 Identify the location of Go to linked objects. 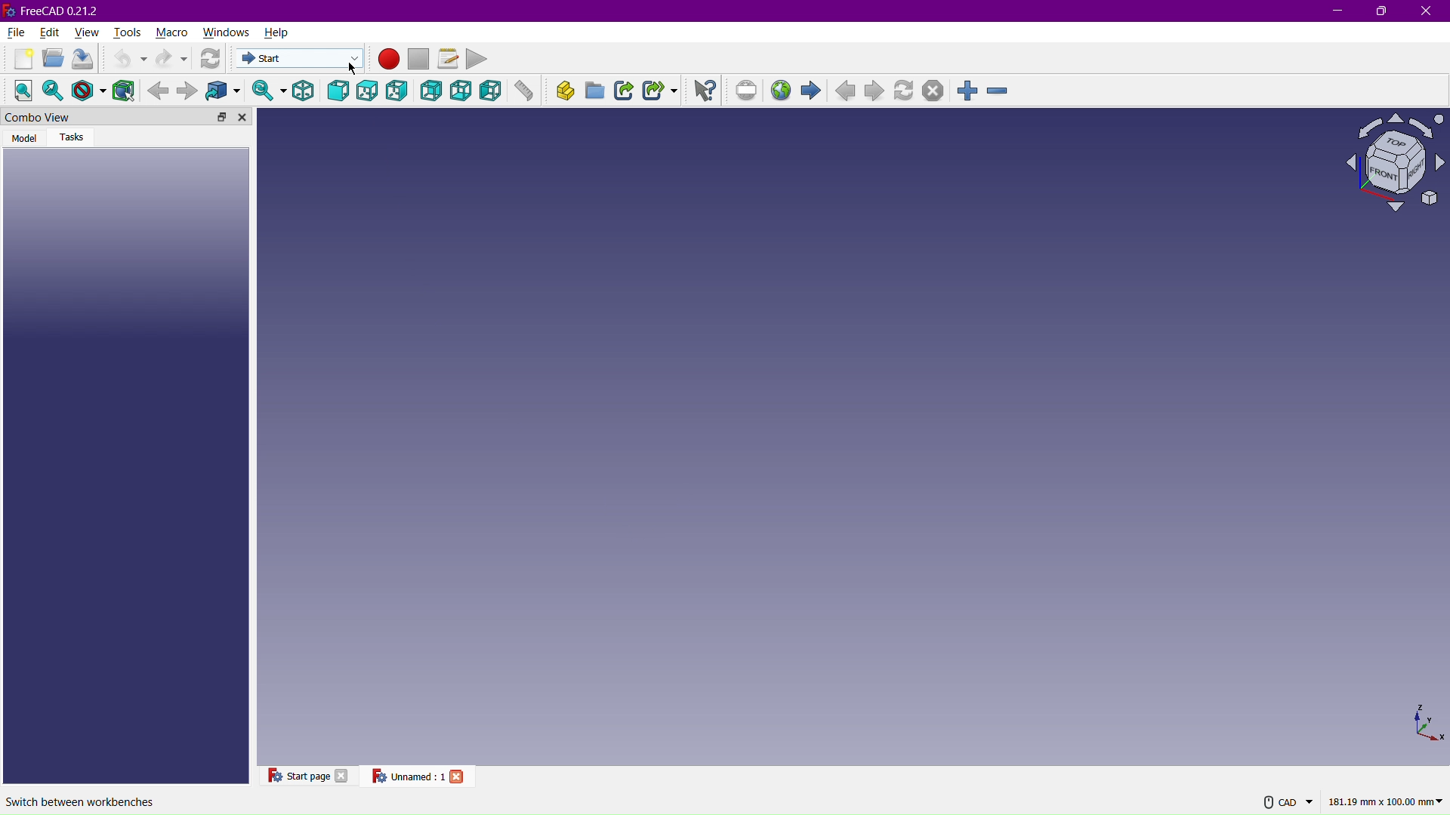
(223, 89).